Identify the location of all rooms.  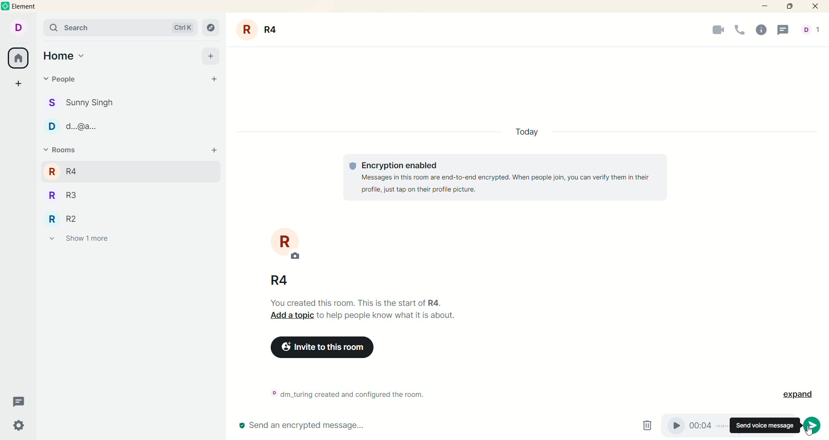
(19, 59).